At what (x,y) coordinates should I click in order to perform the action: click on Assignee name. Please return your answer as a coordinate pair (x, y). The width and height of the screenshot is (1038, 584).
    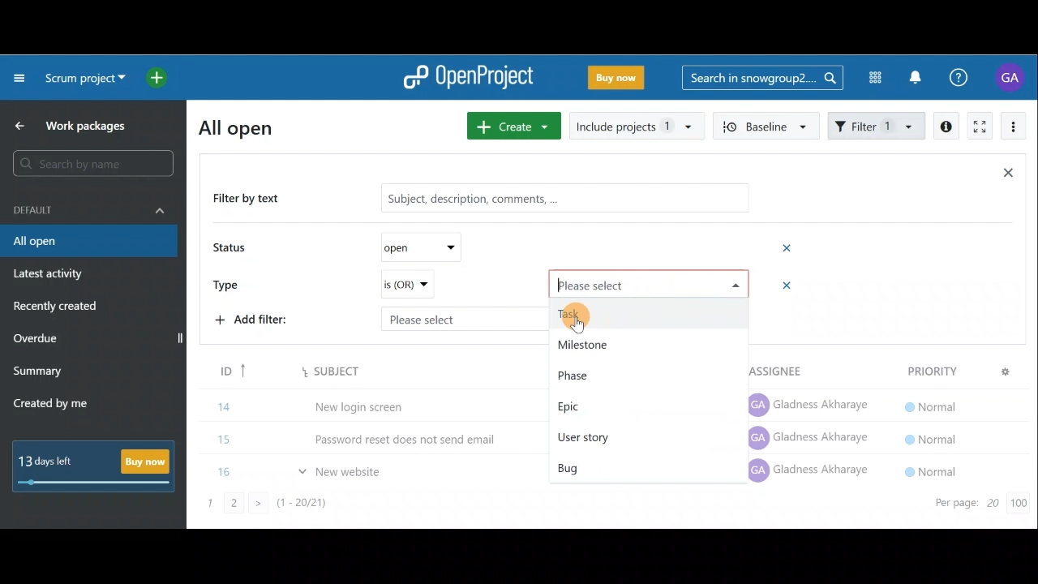
    Looking at the image, I should click on (812, 439).